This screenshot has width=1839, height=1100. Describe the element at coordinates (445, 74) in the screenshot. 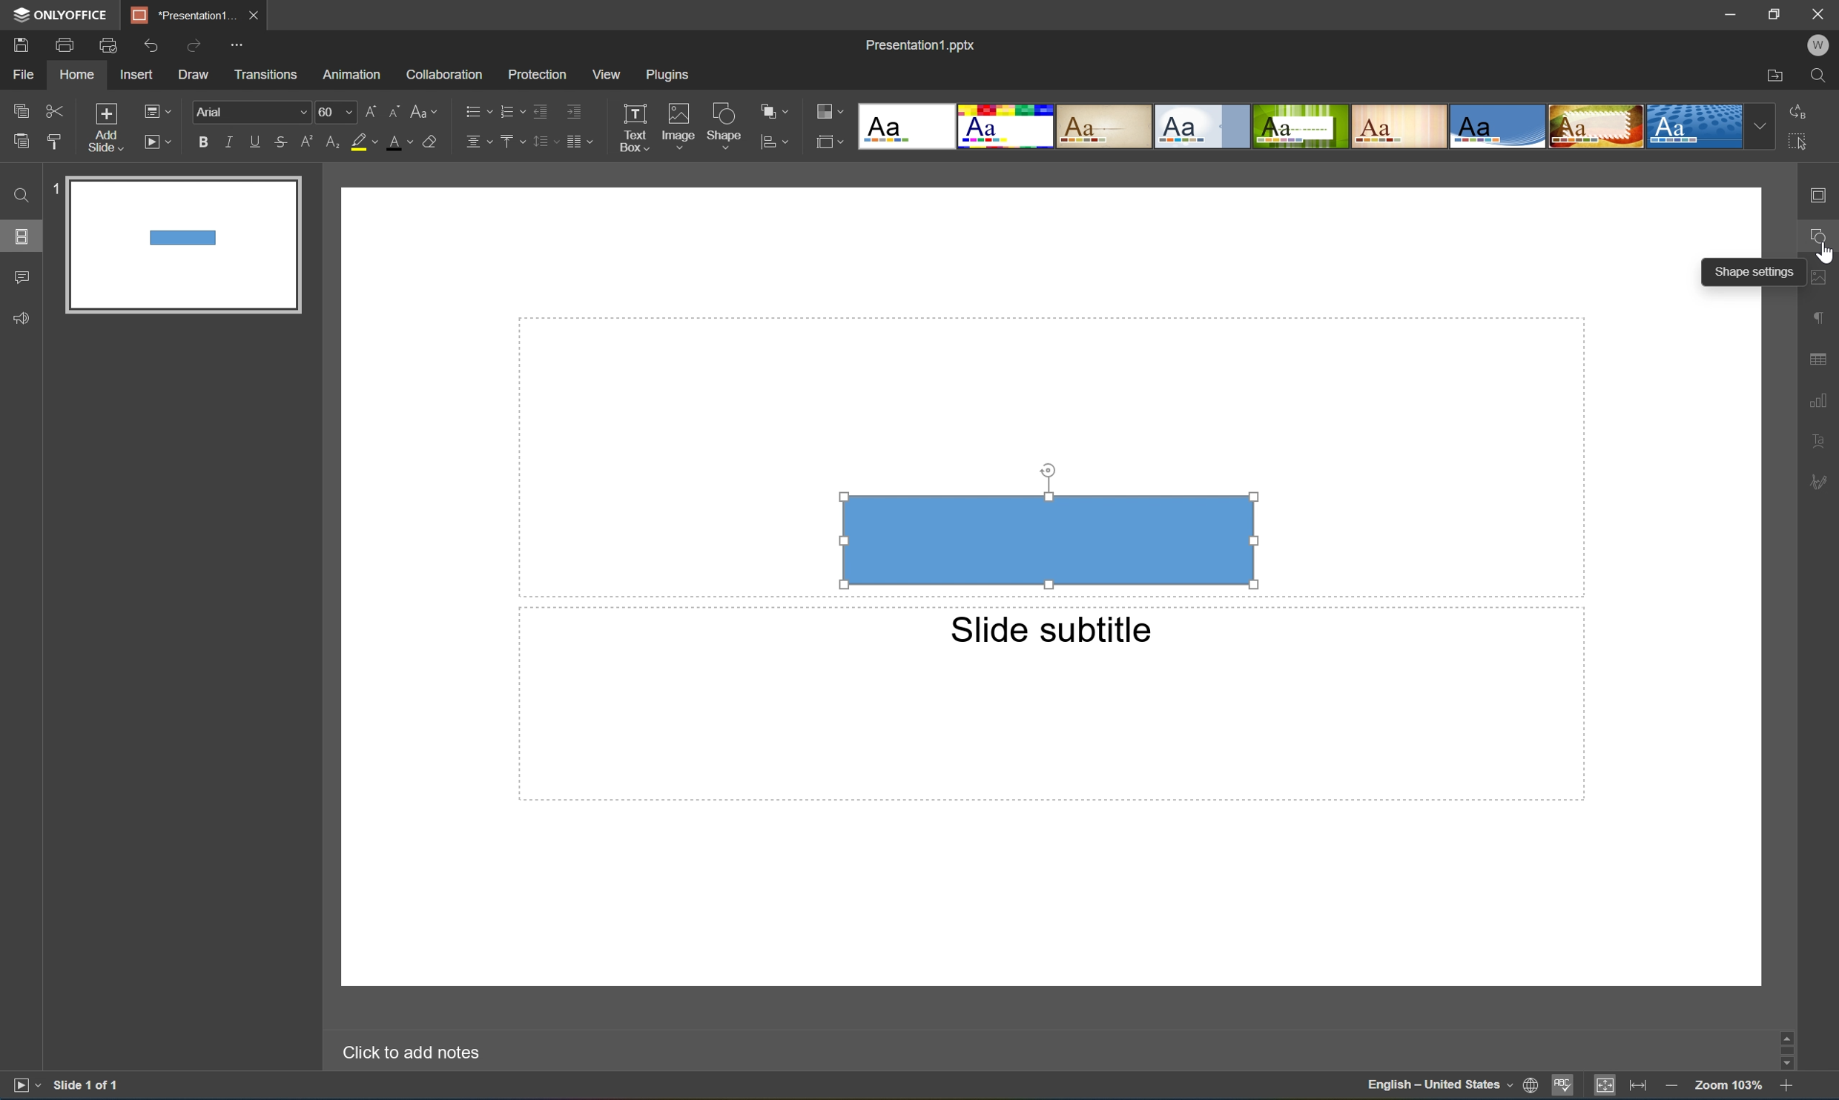

I see `Collaboration` at that location.